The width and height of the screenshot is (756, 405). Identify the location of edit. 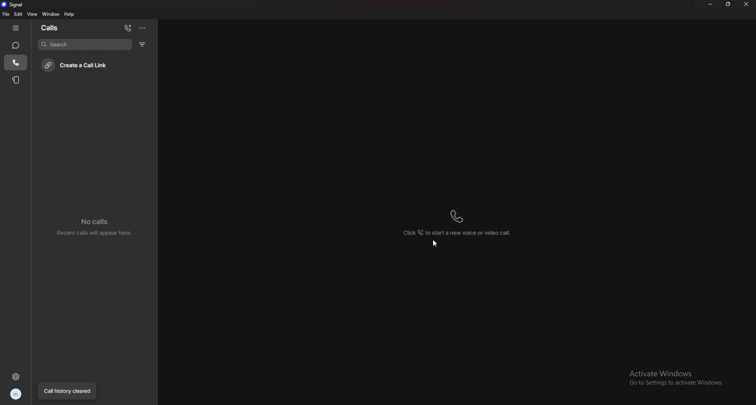
(19, 14).